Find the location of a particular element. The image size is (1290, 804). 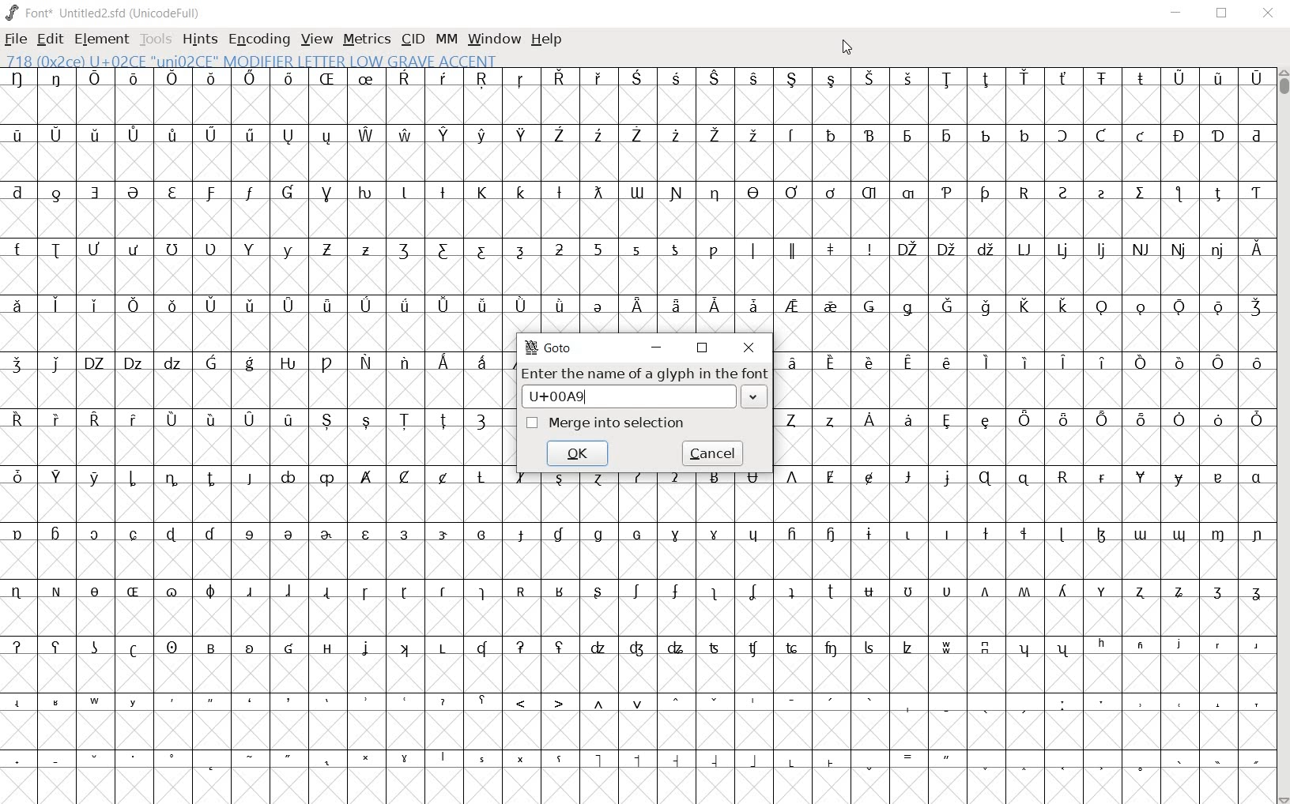

window is located at coordinates (492, 39).